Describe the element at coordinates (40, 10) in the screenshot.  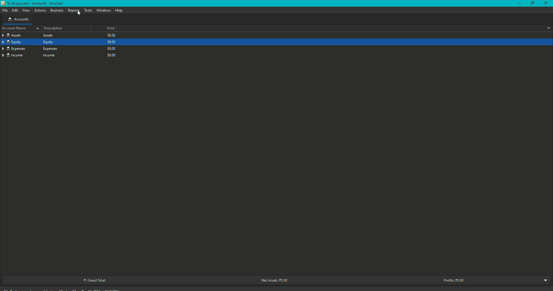
I see `Actions` at that location.